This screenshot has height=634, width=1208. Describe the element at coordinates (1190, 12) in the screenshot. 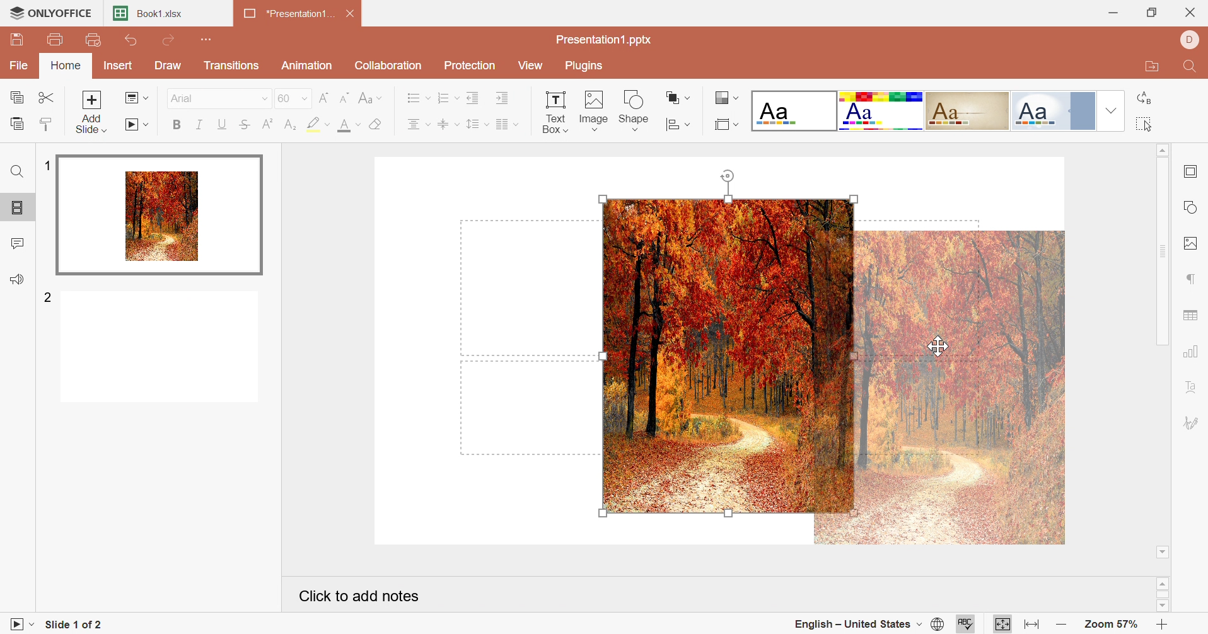

I see `Close` at that location.